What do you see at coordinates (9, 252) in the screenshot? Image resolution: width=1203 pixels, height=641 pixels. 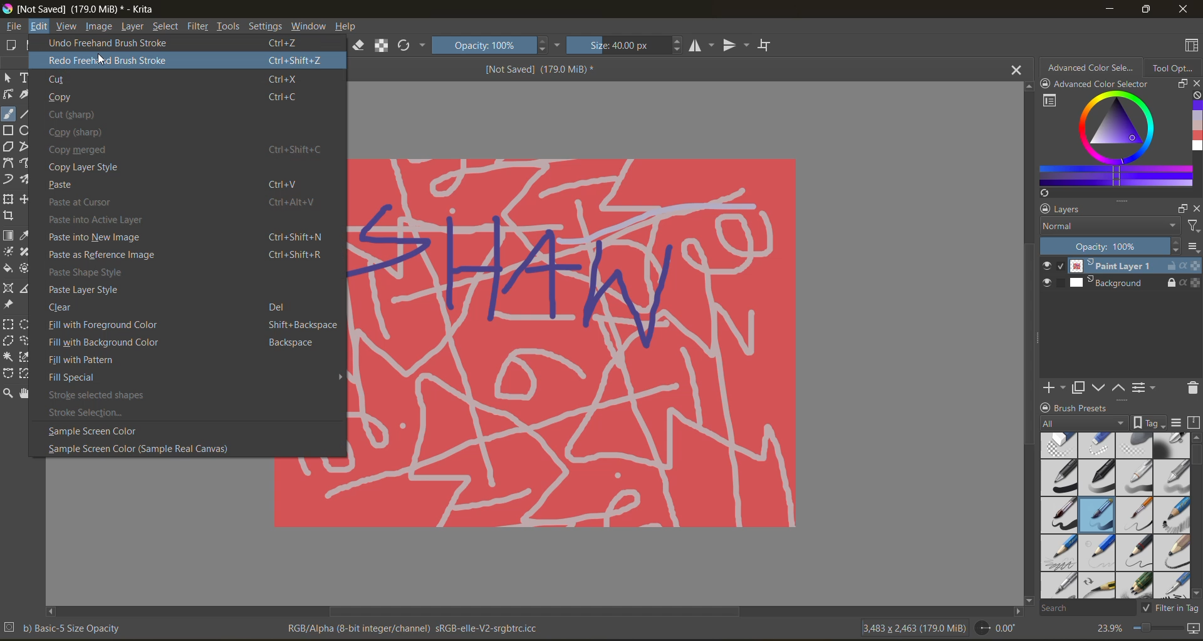 I see `colorize mask tool` at bounding box center [9, 252].